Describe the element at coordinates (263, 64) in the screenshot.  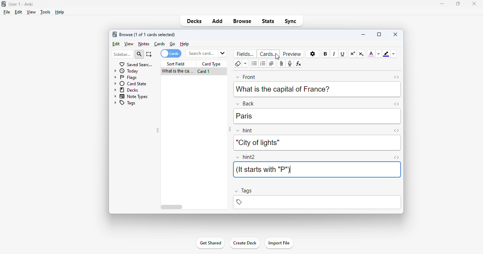
I see `ordered list` at that location.